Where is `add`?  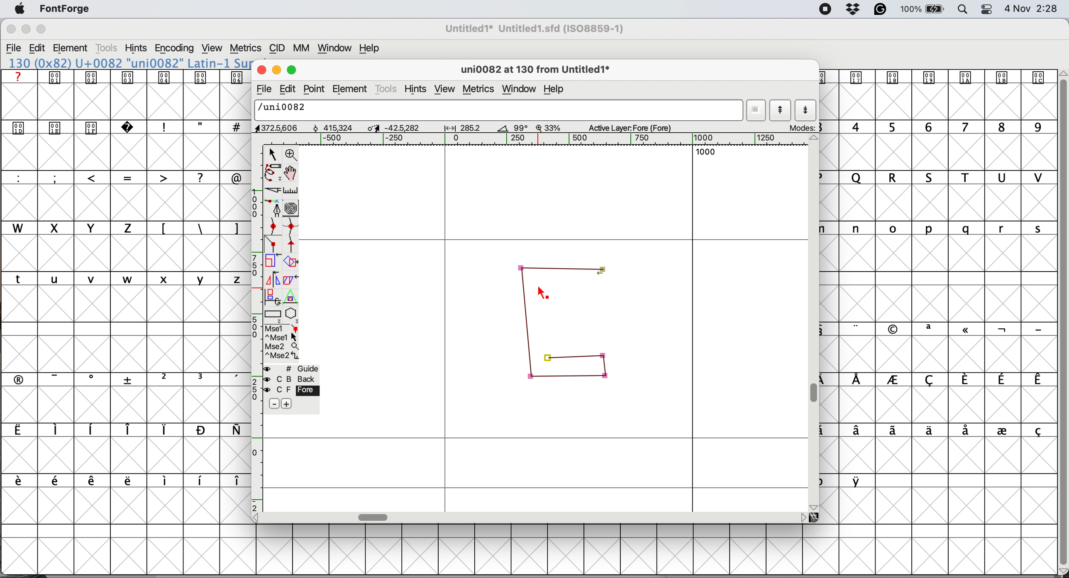 add is located at coordinates (286, 404).